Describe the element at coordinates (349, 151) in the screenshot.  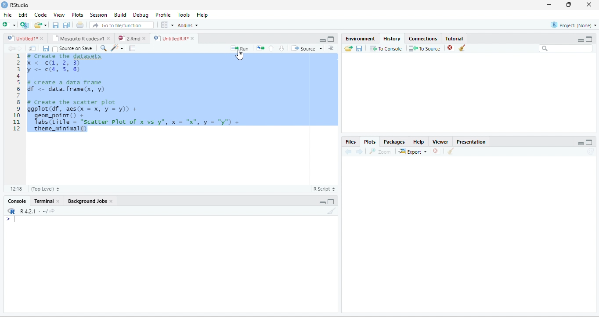
I see `Previous plot` at that location.